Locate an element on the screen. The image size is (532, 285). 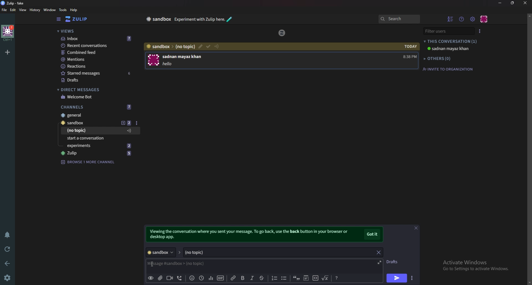
Experiments 2 is located at coordinates (100, 146).